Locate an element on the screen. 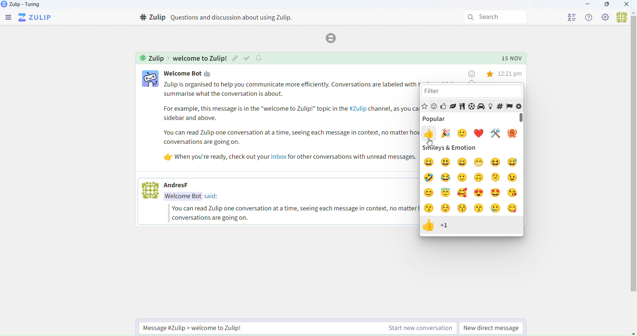 Image resolution: width=637 pixels, height=336 pixels. melting face is located at coordinates (496, 178).